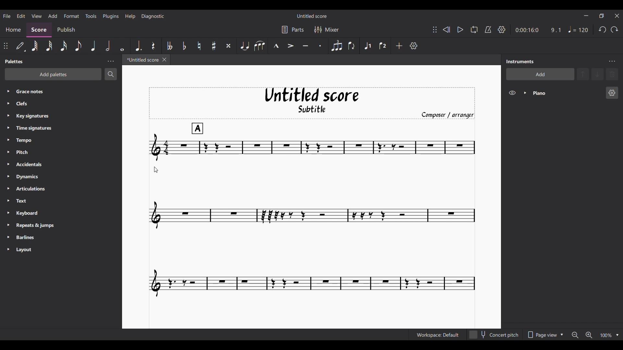 This screenshot has width=623, height=350. What do you see at coordinates (111, 16) in the screenshot?
I see `Plugins menu` at bounding box center [111, 16].